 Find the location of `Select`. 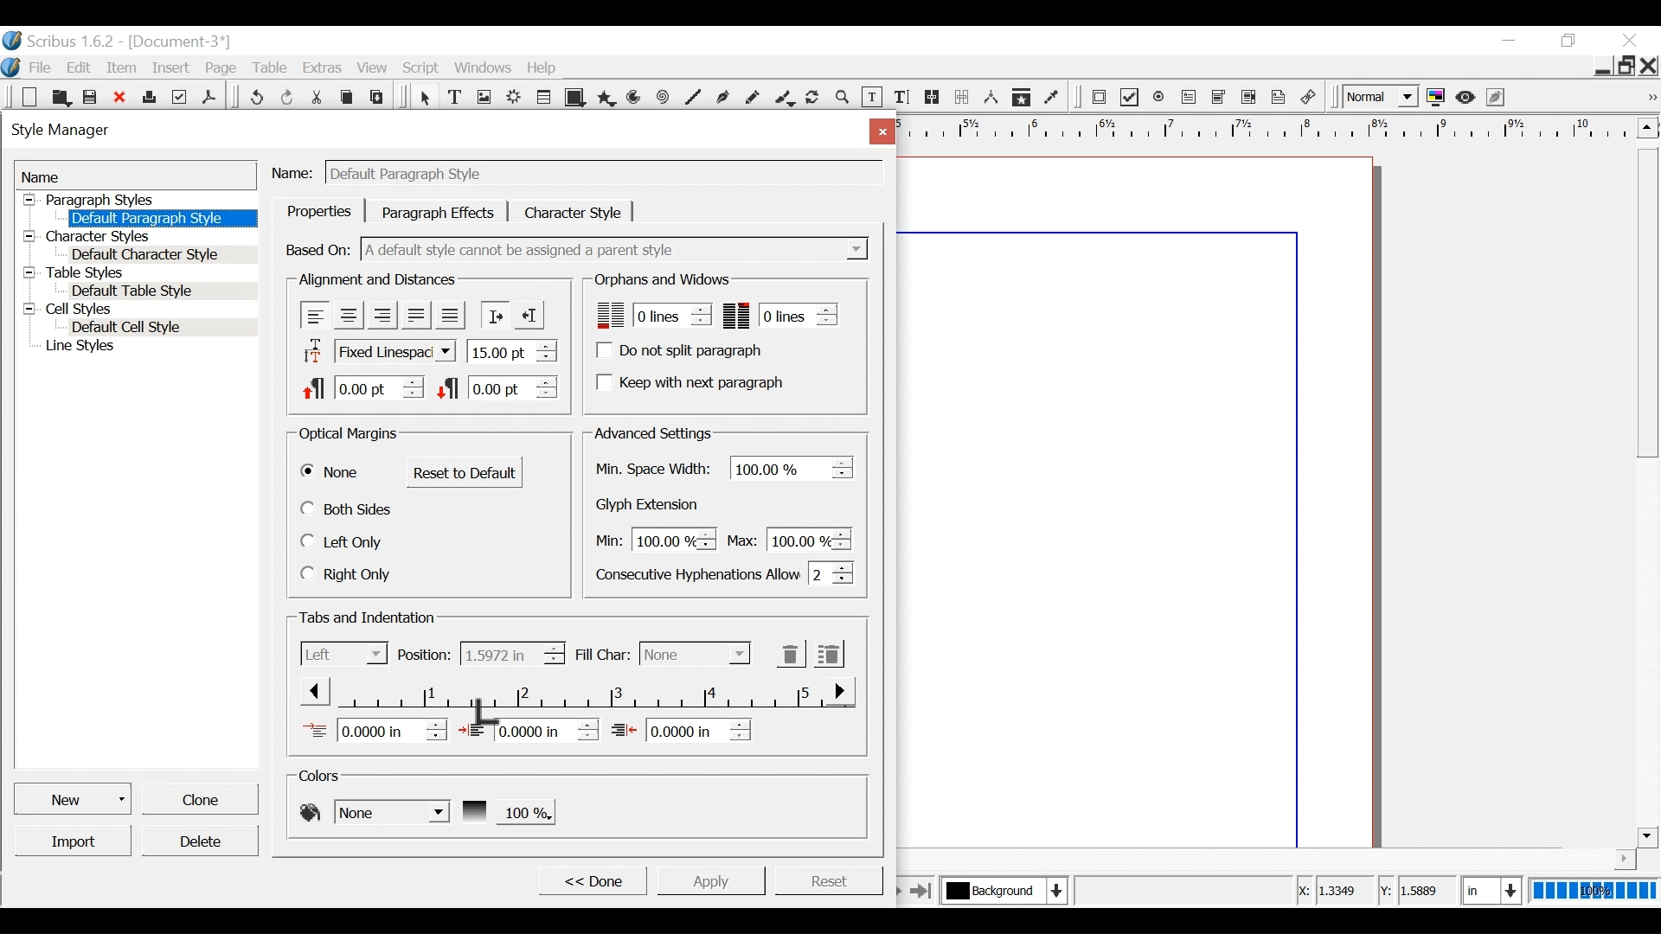

Select is located at coordinates (424, 98).